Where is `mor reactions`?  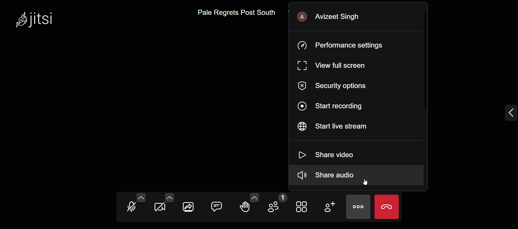 mor reactions is located at coordinates (255, 194).